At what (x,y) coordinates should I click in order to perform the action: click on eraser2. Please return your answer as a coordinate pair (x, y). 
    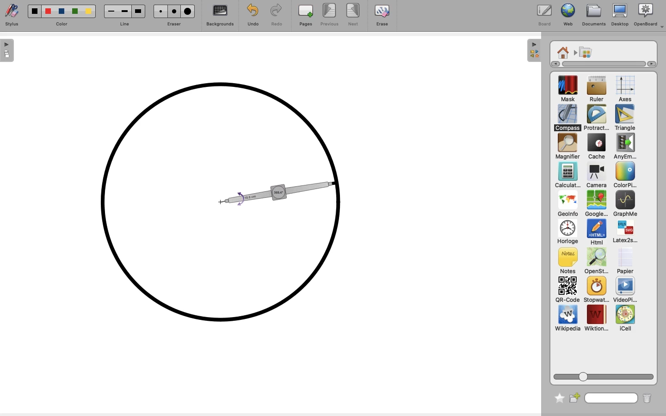
    Looking at the image, I should click on (174, 11).